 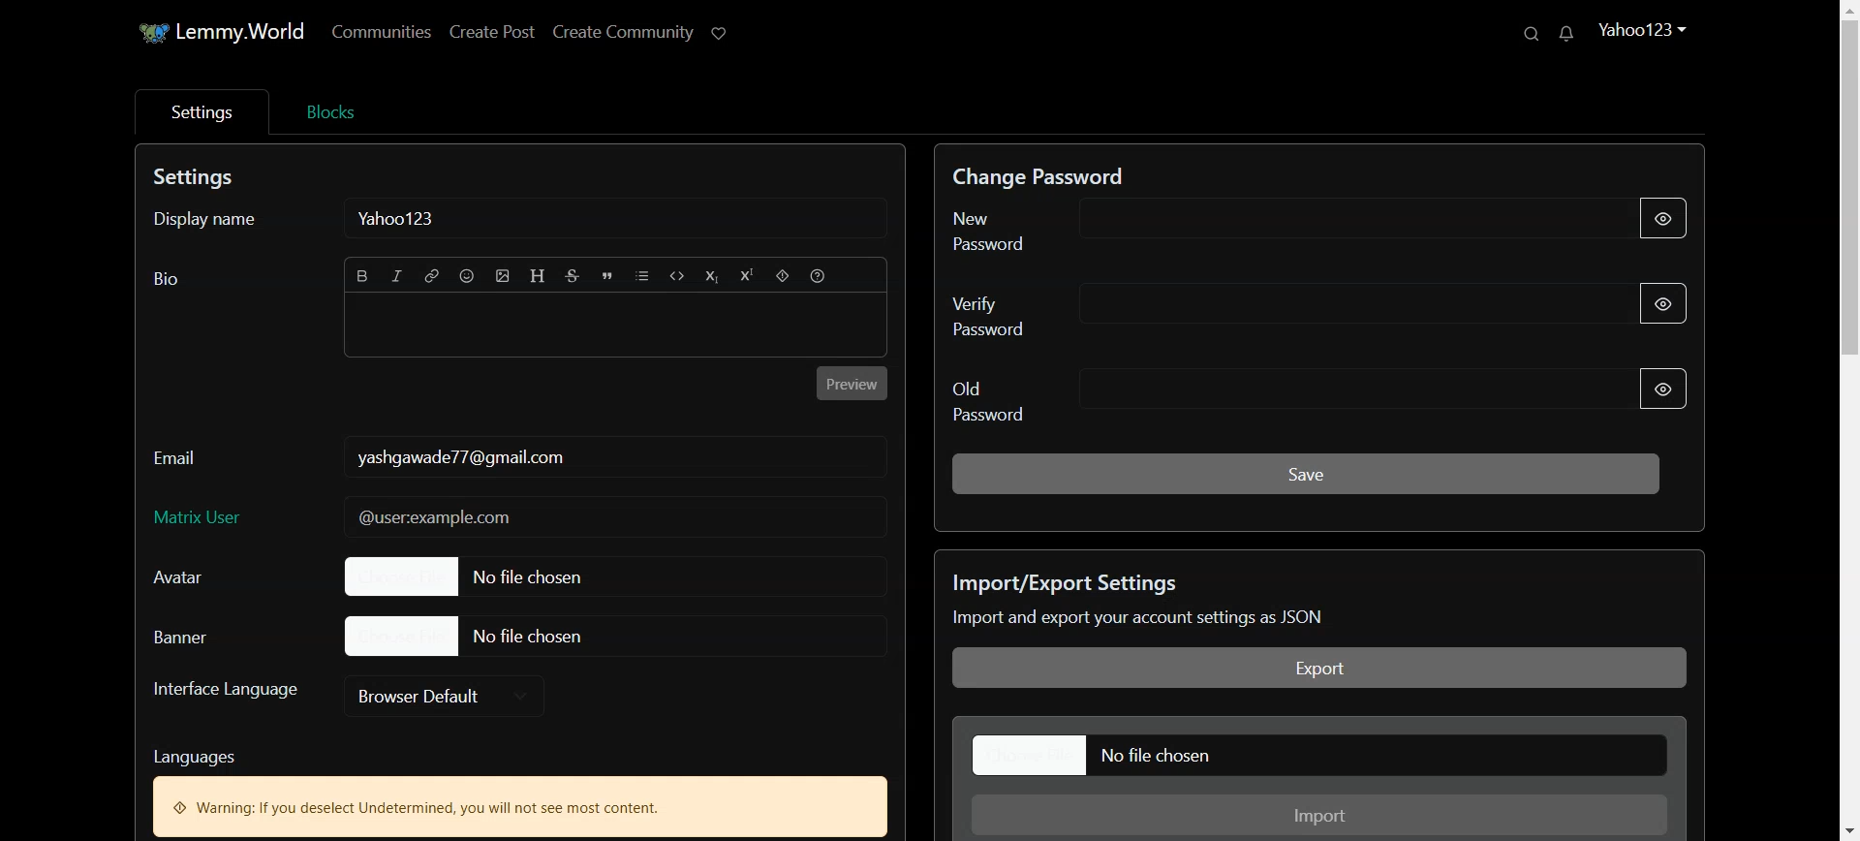 I want to click on Interface Language, so click(x=225, y=697).